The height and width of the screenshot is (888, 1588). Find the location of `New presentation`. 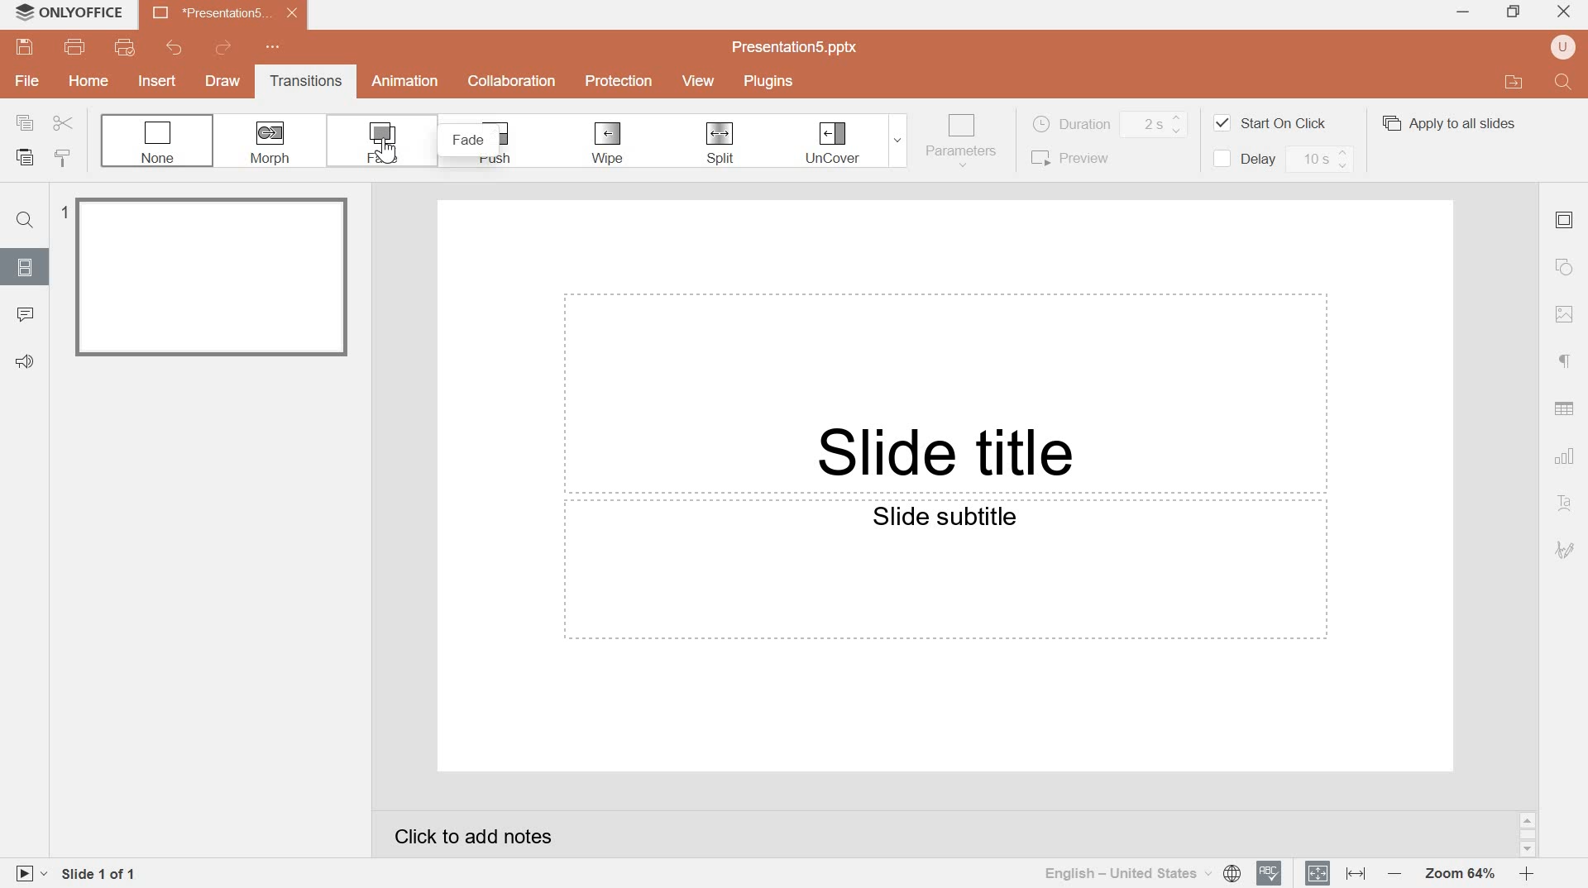

New presentation is located at coordinates (224, 12).